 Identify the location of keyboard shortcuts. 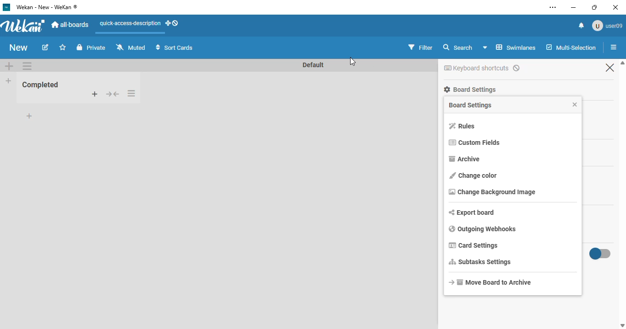
(482, 68).